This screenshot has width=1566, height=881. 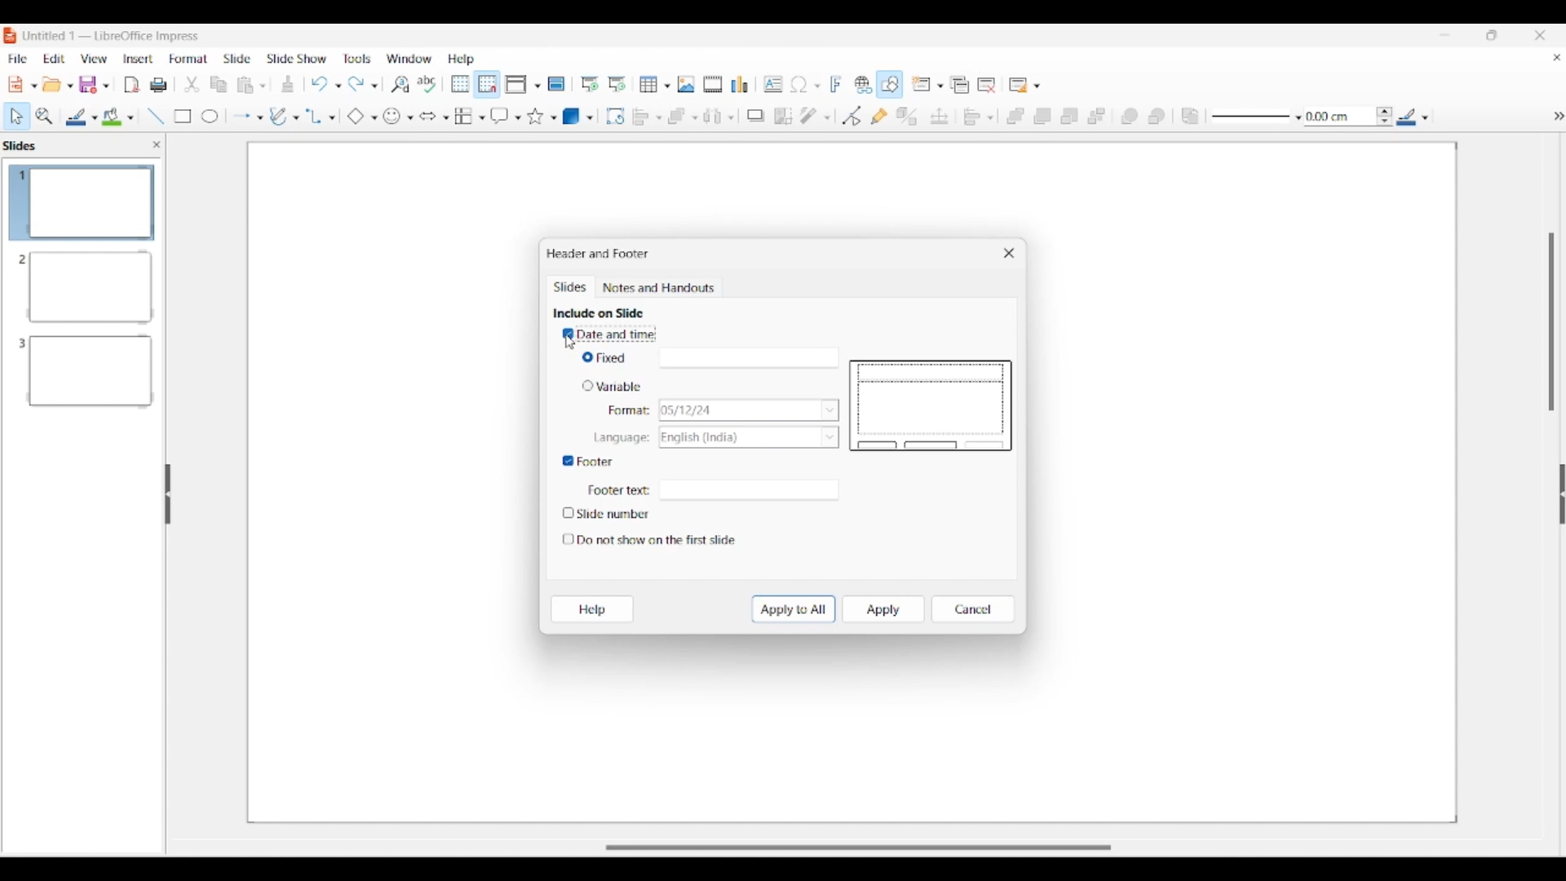 I want to click on File menu, so click(x=17, y=59).